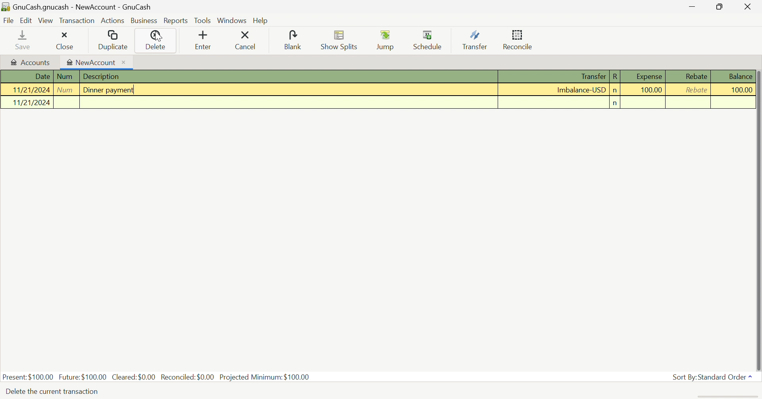 This screenshot has width=762, height=399. I want to click on Balance, so click(739, 77).